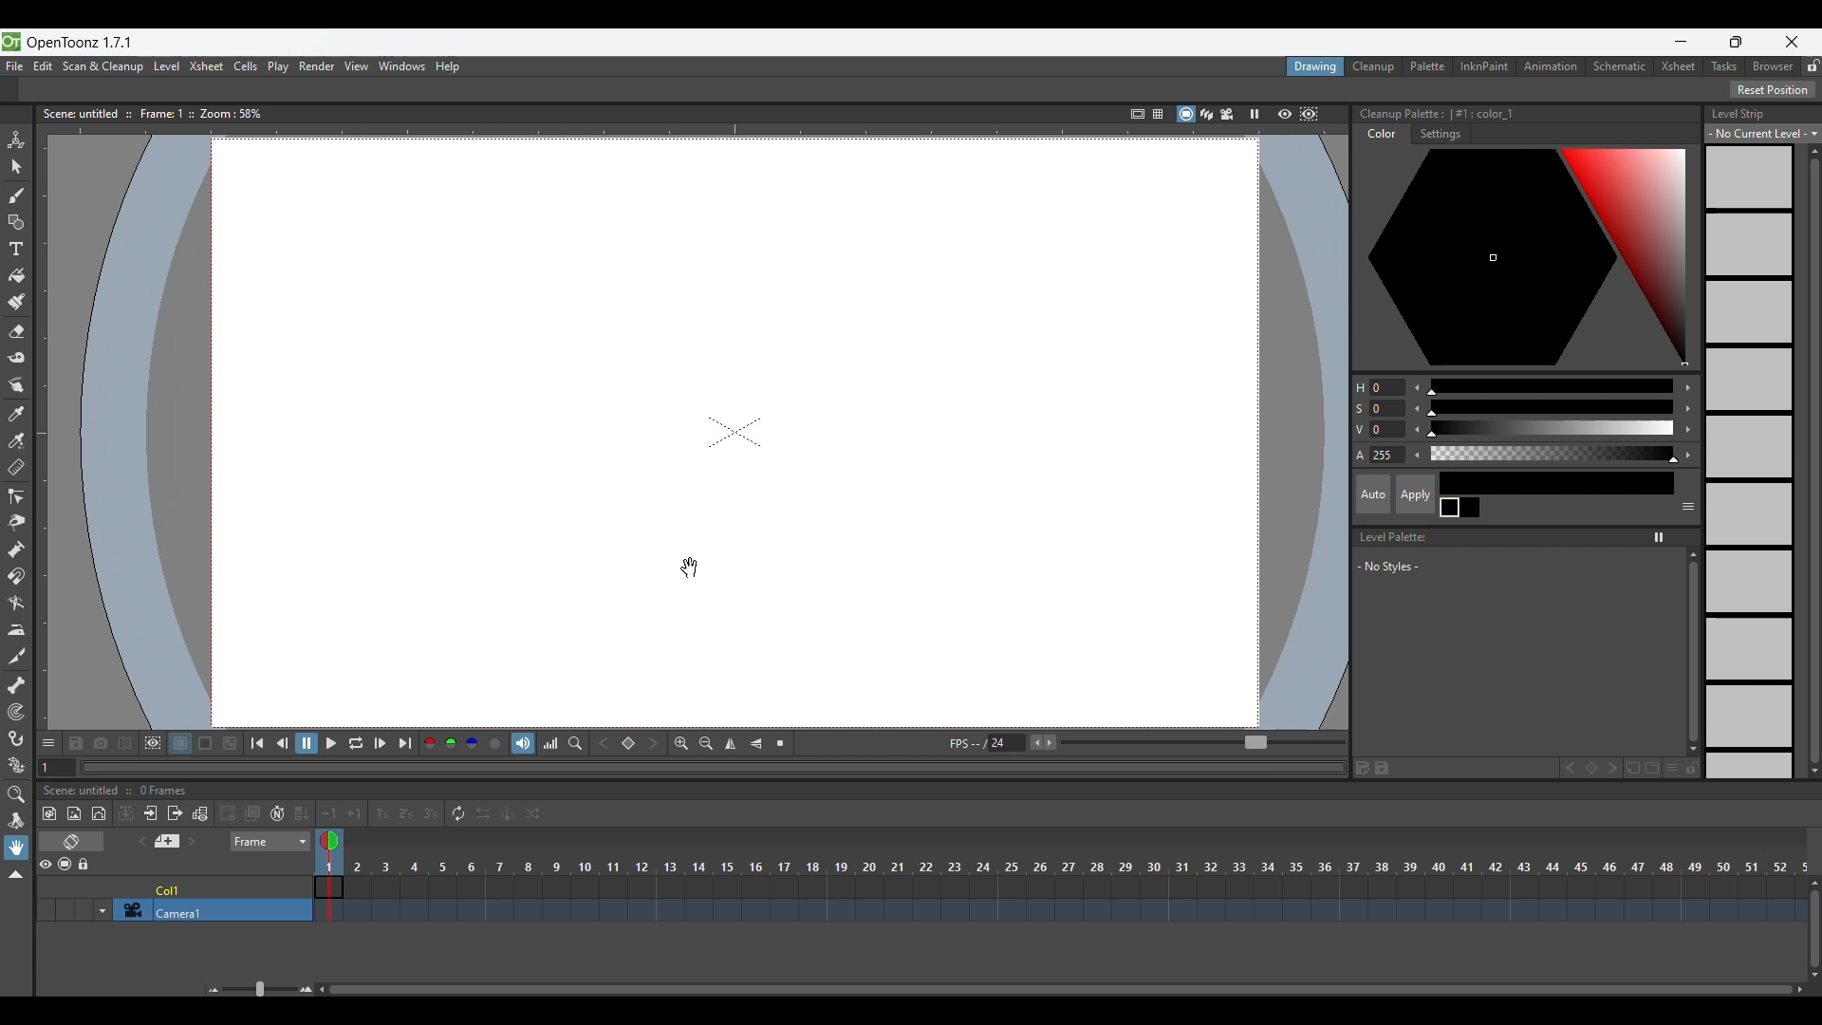  What do you see at coordinates (167, 66) in the screenshot?
I see `Level` at bounding box center [167, 66].